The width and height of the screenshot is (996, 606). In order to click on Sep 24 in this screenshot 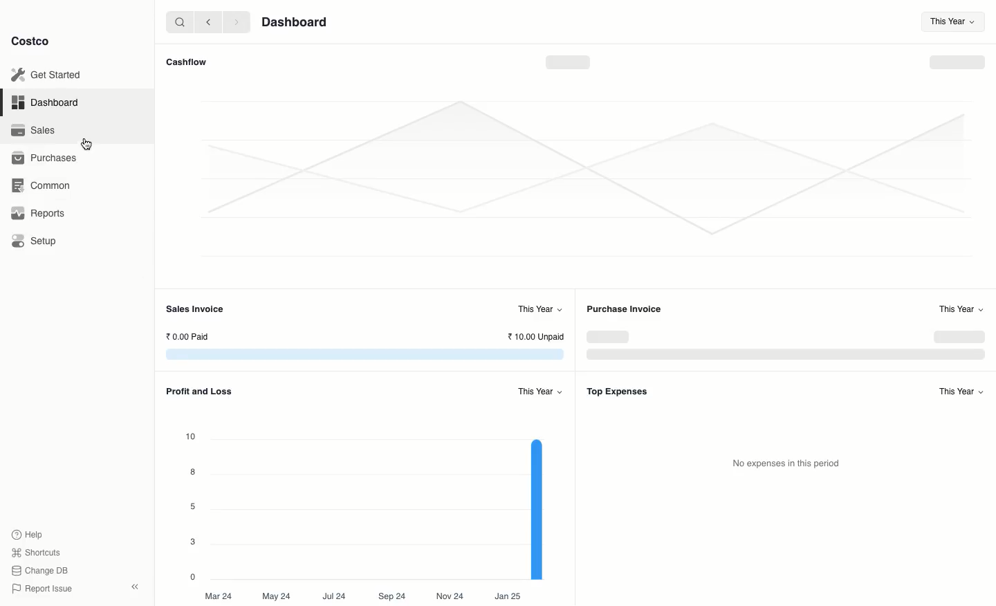, I will do `click(394, 596)`.